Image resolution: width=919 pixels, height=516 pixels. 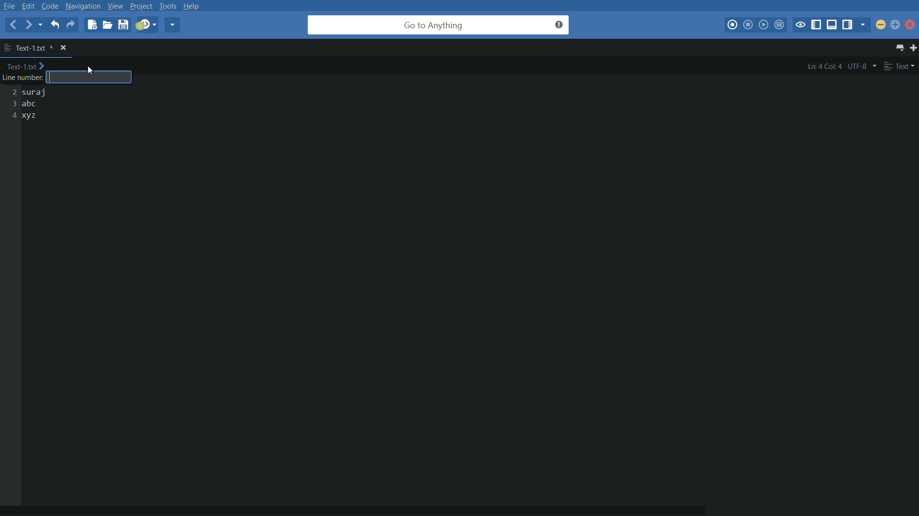 What do you see at coordinates (172, 25) in the screenshot?
I see `share current file` at bounding box center [172, 25].